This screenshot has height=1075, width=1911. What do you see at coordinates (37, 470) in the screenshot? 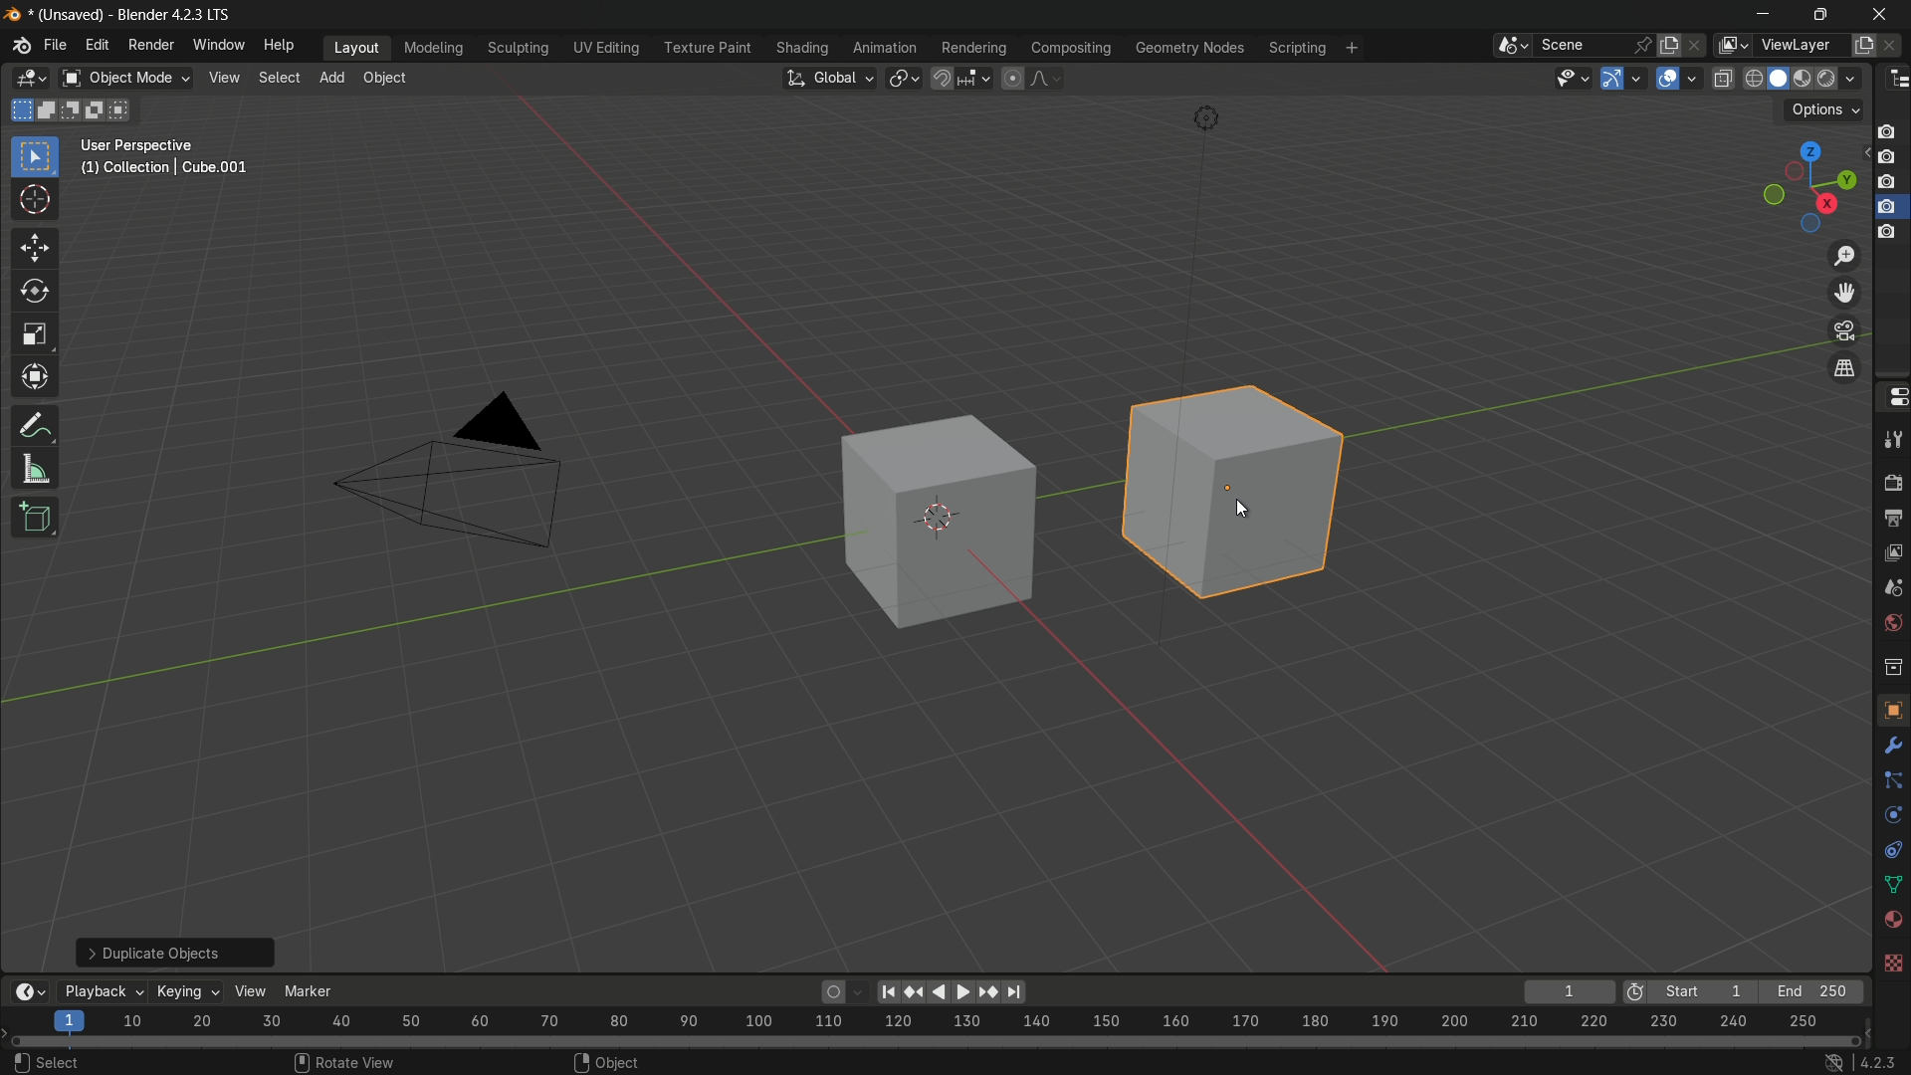
I see `measure` at bounding box center [37, 470].